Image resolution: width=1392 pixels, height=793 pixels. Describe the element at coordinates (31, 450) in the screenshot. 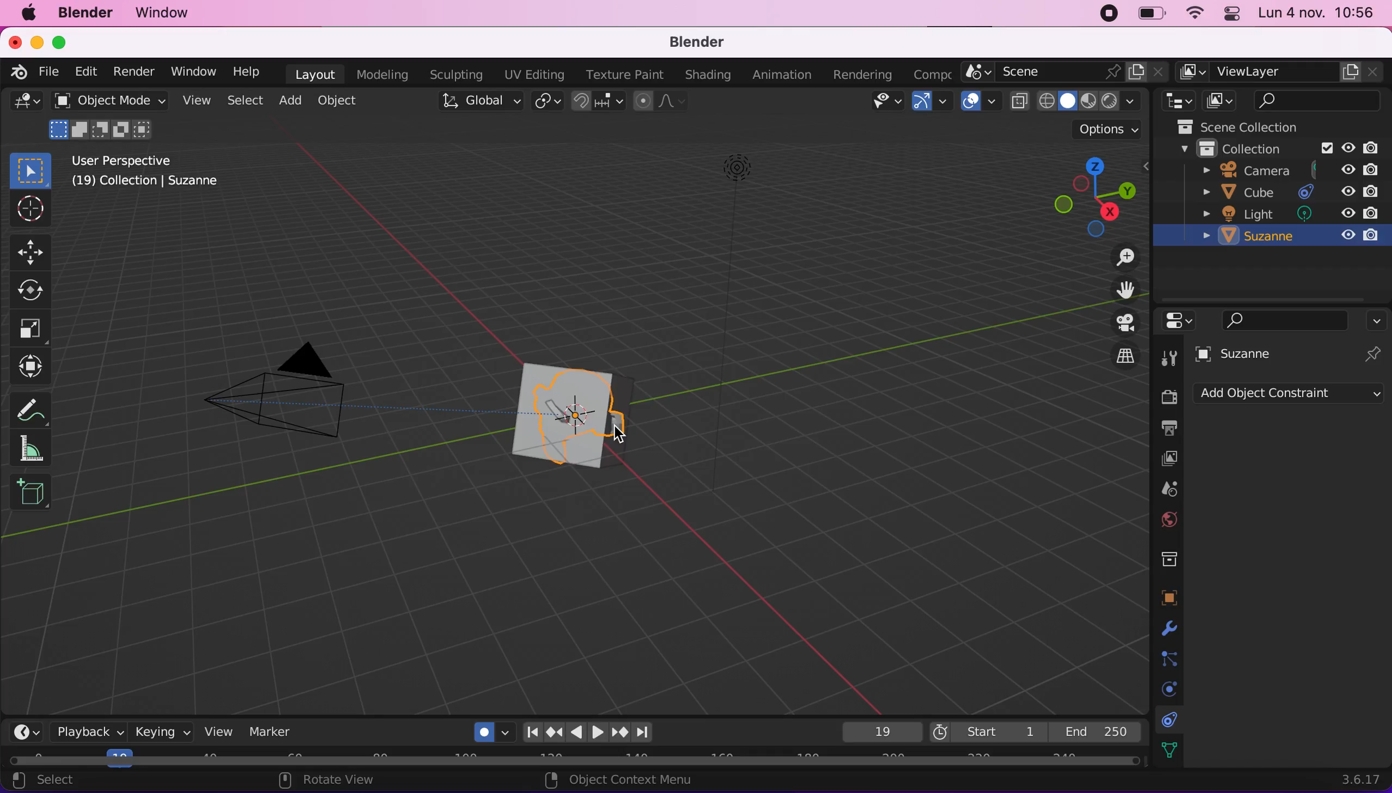

I see `measure` at that location.